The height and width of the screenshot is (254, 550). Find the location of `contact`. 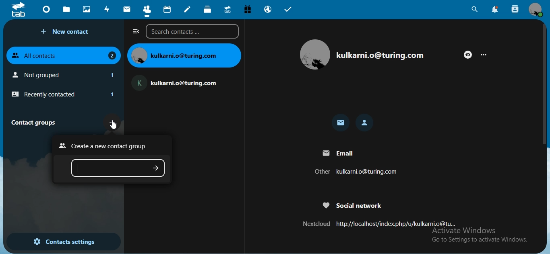

contact is located at coordinates (365, 123).